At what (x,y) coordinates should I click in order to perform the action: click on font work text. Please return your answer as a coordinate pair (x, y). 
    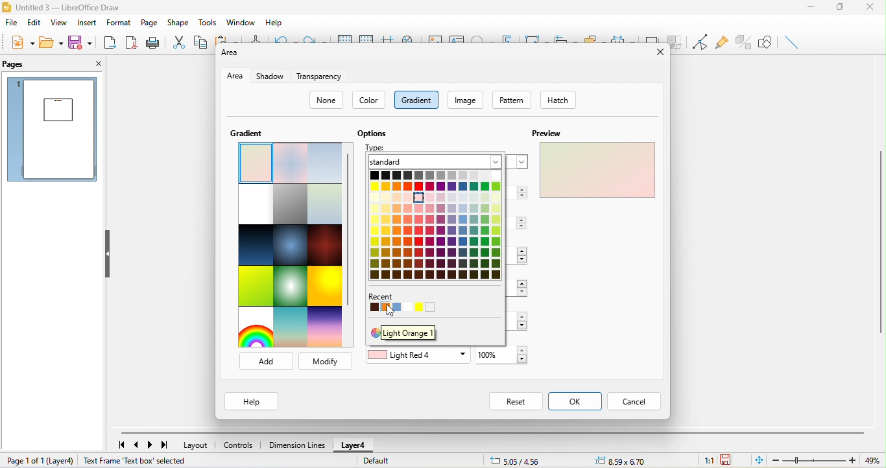
    Looking at the image, I should click on (508, 38).